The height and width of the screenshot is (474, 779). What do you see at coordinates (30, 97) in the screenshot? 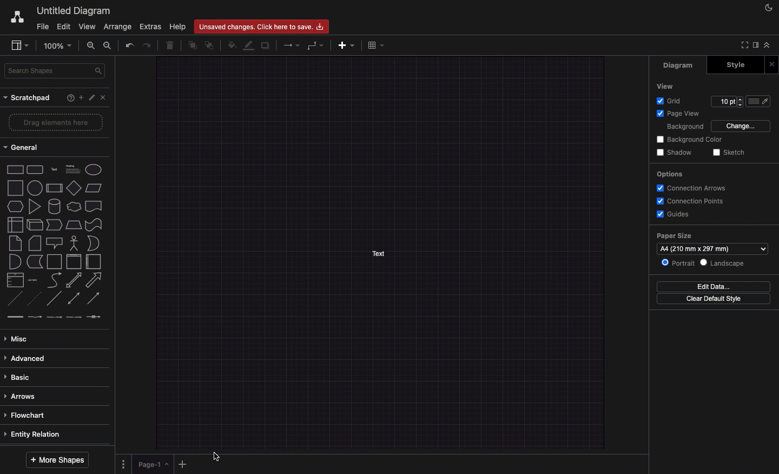
I see `Scratchpad` at bounding box center [30, 97].